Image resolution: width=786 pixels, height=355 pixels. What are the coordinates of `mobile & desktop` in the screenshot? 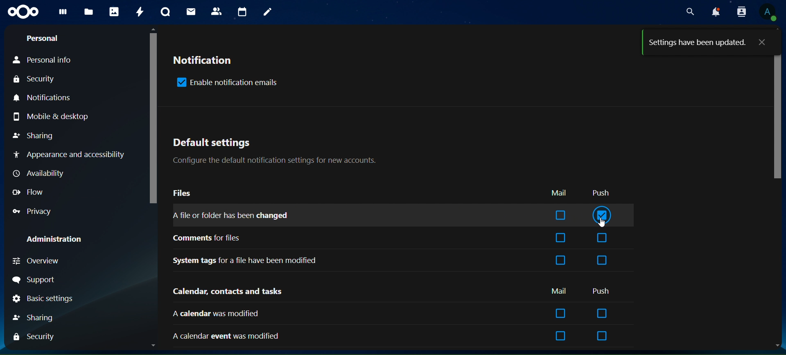 It's located at (62, 117).